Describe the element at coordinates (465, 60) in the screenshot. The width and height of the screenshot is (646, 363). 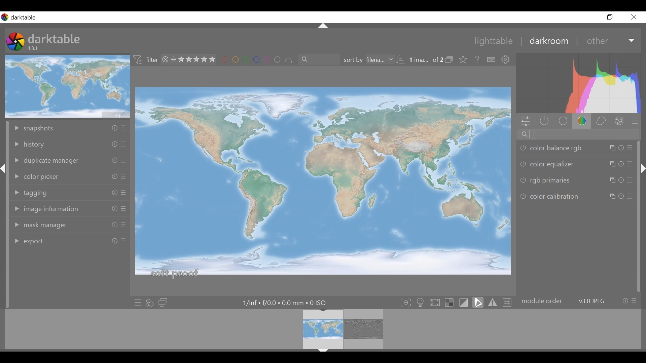
I see `click to change the type of overlay` at that location.